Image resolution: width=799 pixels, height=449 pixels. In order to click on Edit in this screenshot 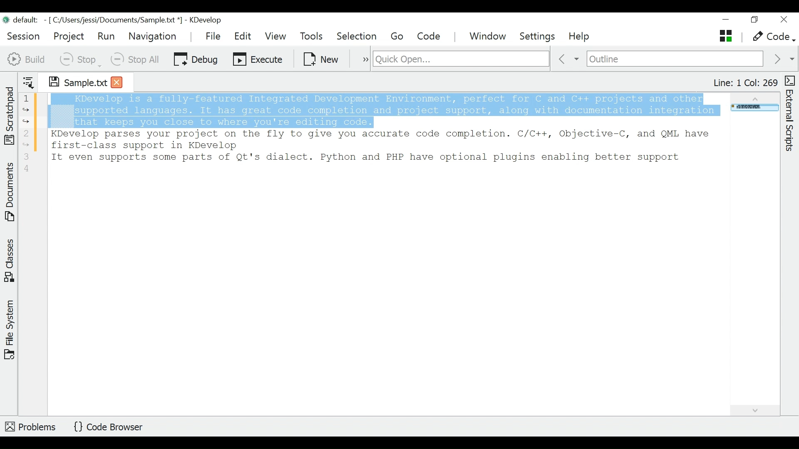, I will do `click(243, 36)`.